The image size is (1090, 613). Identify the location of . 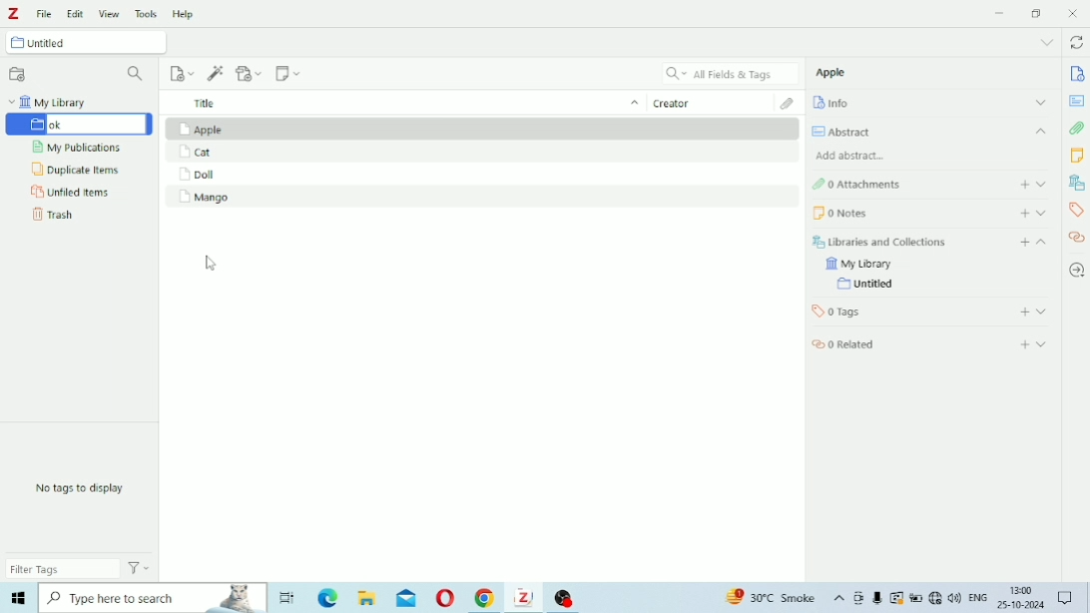
(848, 597).